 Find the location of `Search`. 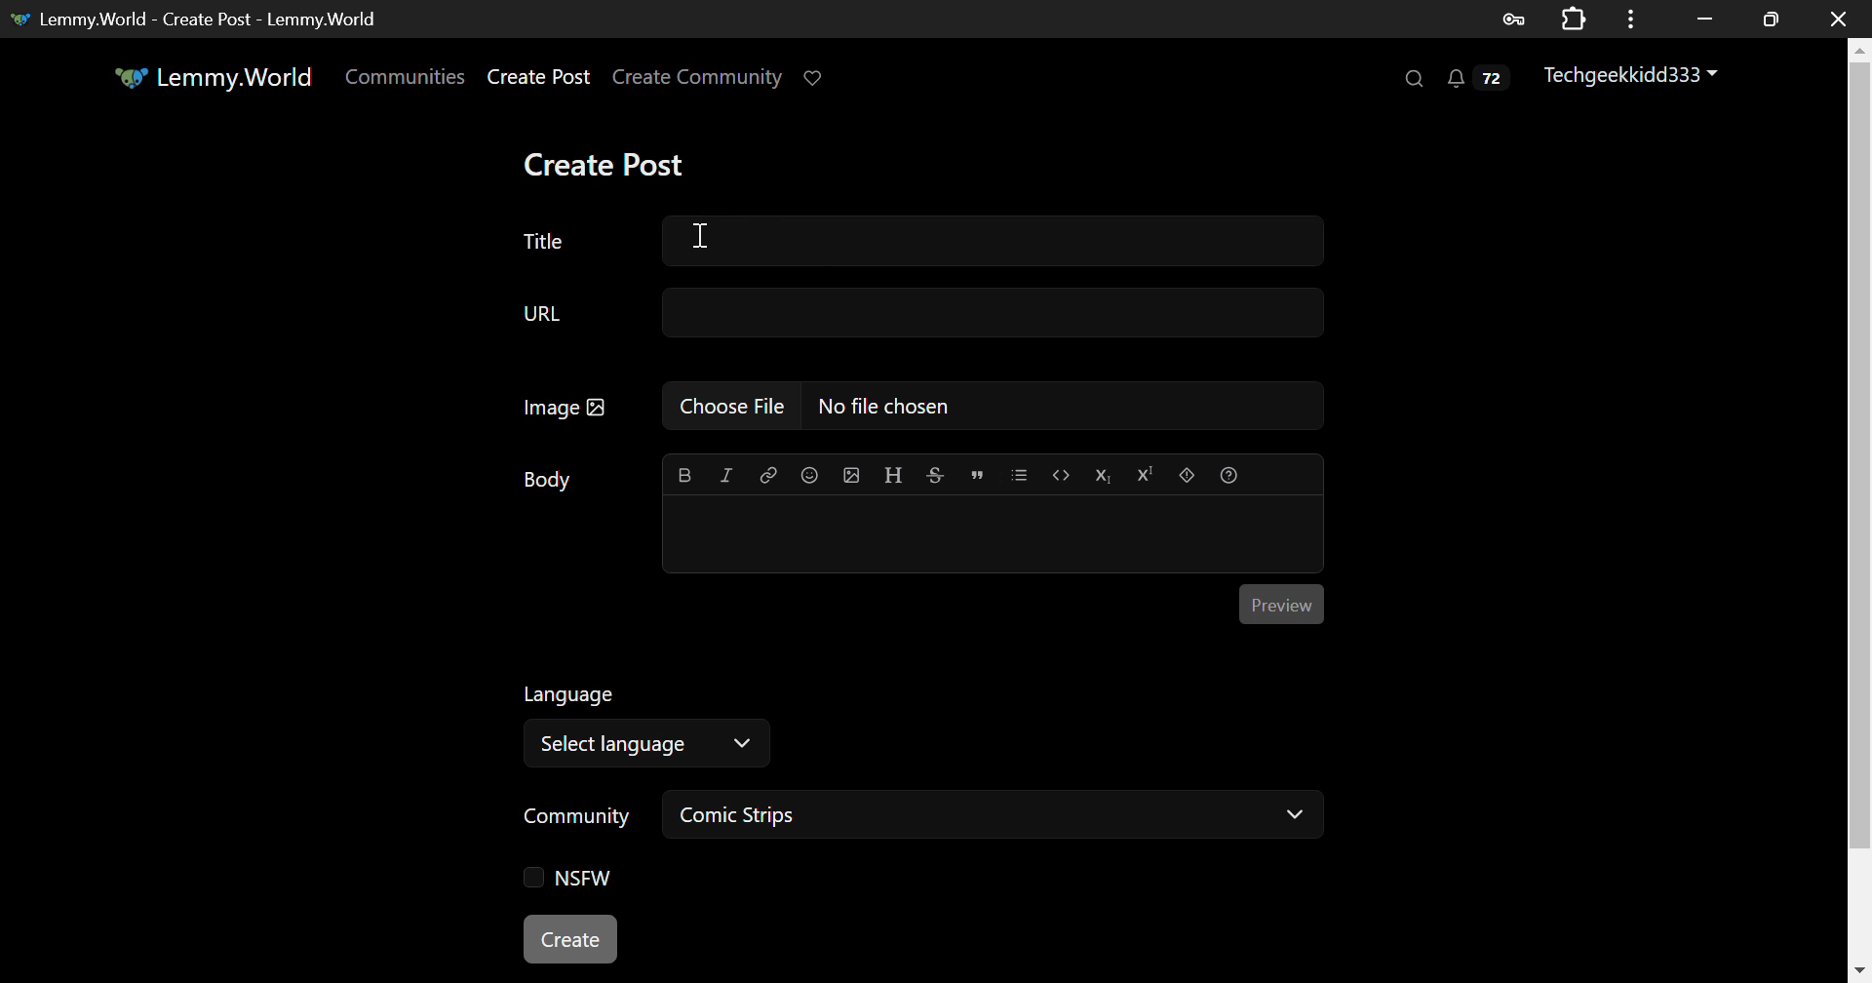

Search is located at coordinates (1412, 79).